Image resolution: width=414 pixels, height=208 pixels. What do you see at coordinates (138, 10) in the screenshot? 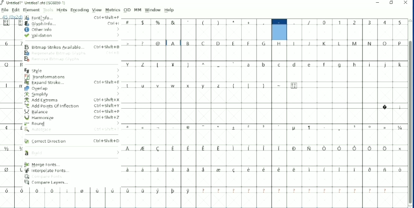
I see `MM` at bounding box center [138, 10].